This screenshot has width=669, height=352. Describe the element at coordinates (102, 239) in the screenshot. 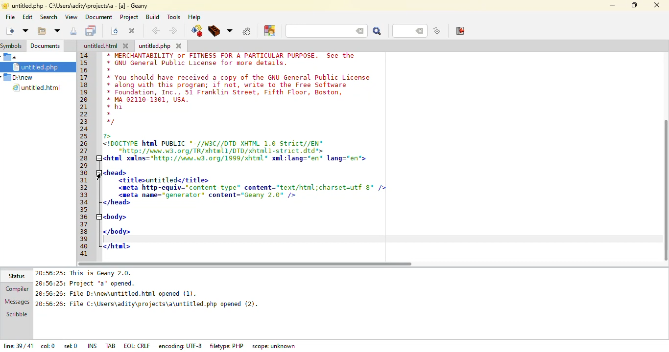

I see `text cursor` at that location.